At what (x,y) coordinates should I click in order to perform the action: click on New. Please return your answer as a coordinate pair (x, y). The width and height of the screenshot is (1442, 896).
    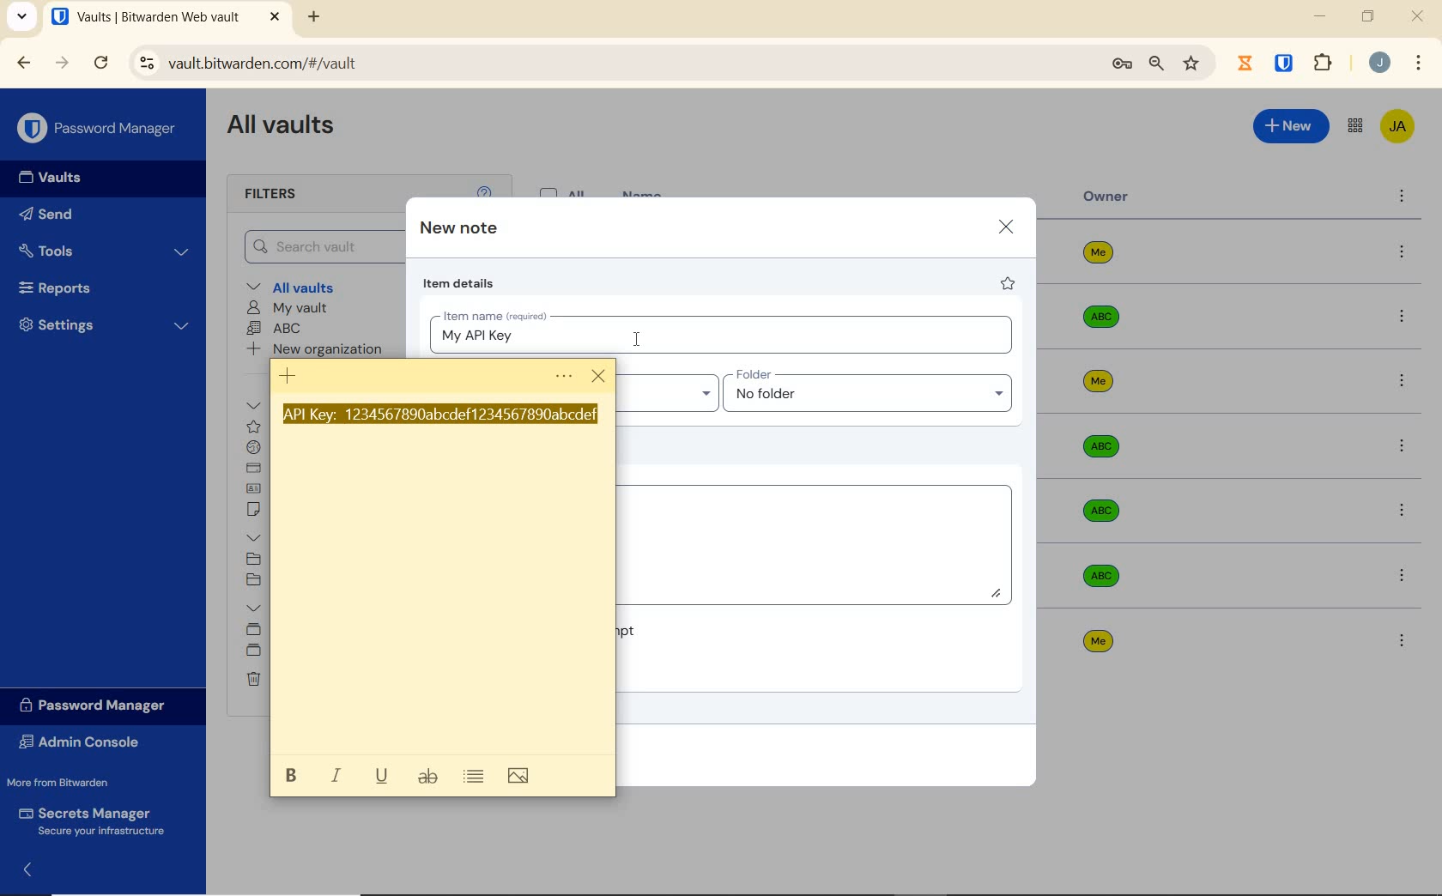
    Looking at the image, I should click on (1290, 126).